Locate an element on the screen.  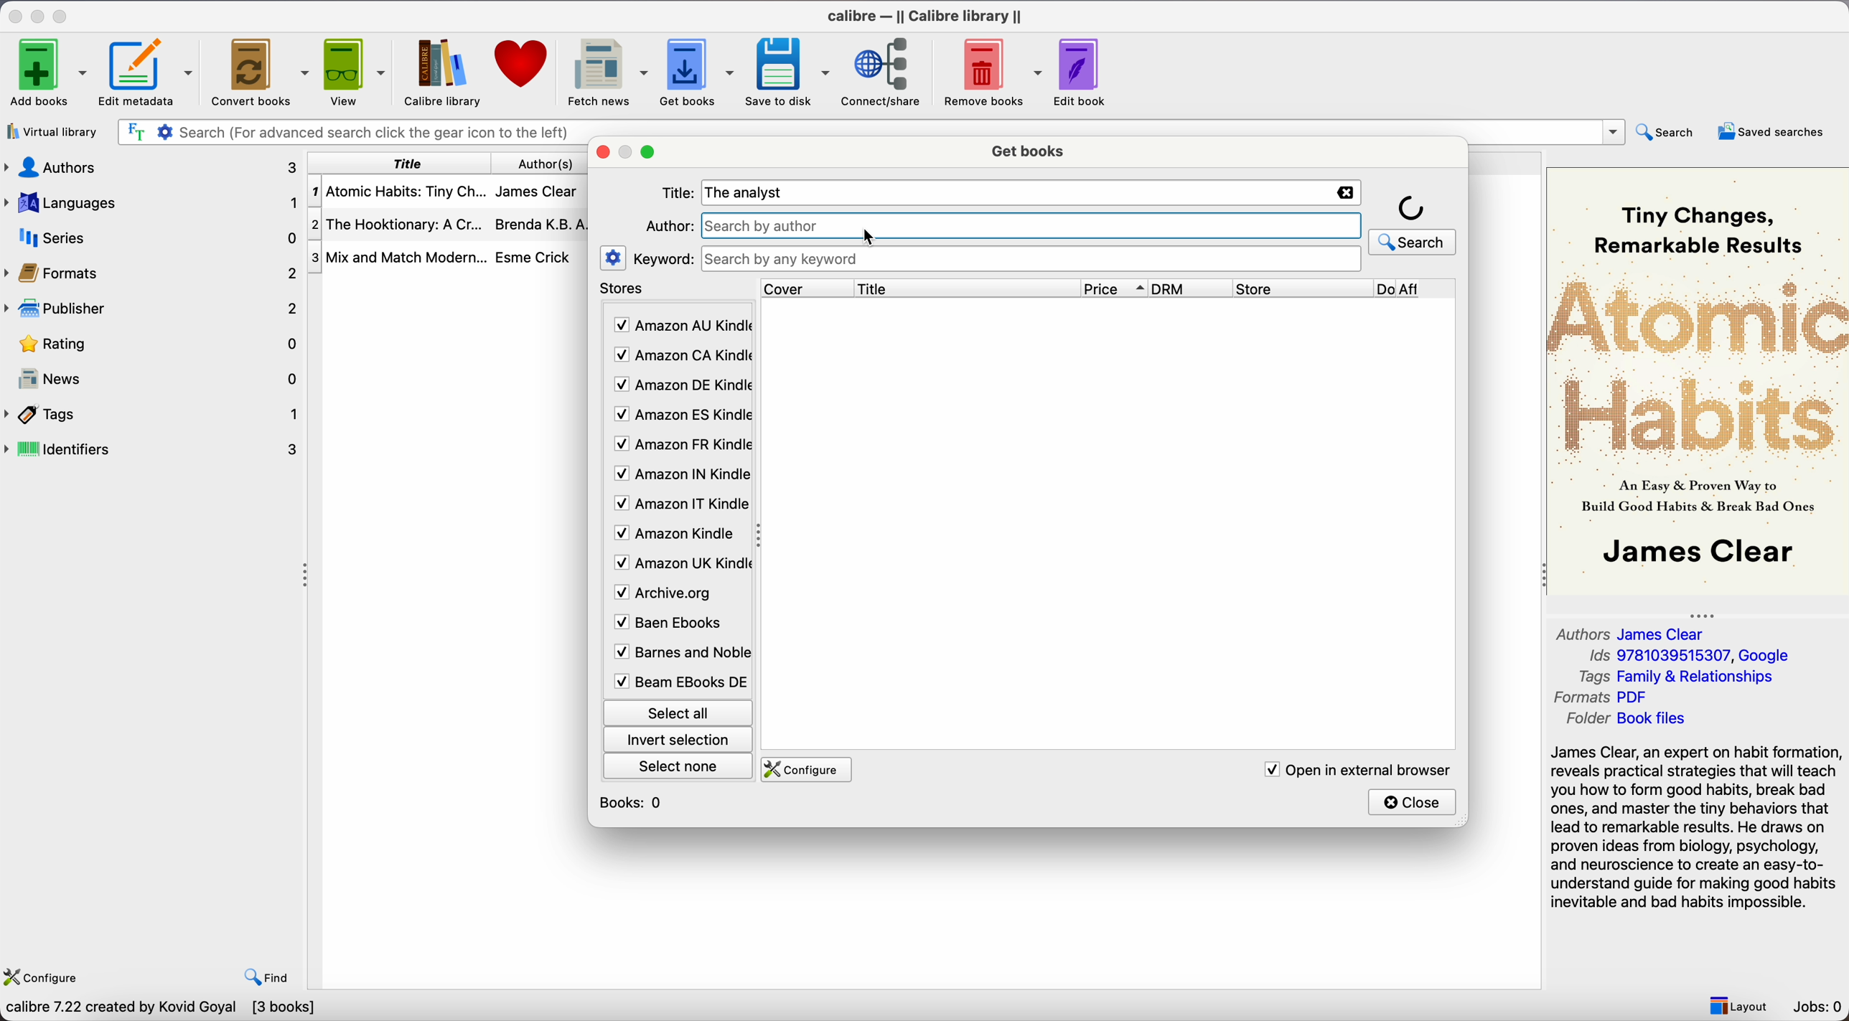
Brenda K.B.A... is located at coordinates (546, 224).